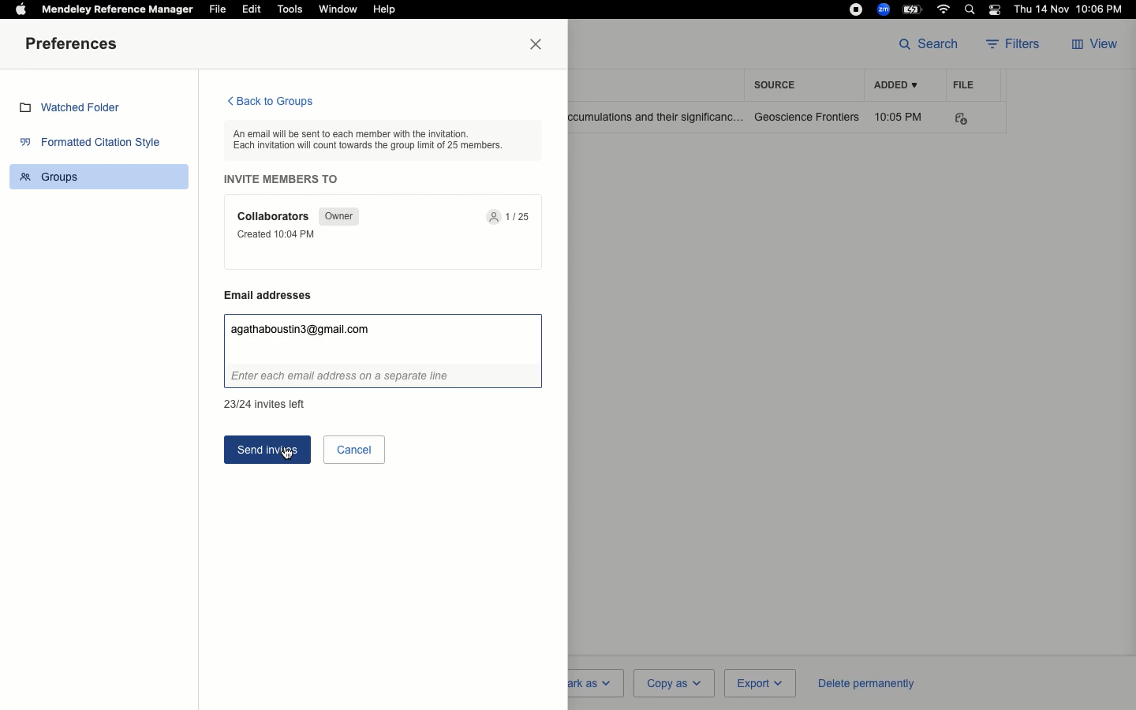 This screenshot has width=1136, height=710. Describe the element at coordinates (281, 234) in the screenshot. I see `Created` at that location.